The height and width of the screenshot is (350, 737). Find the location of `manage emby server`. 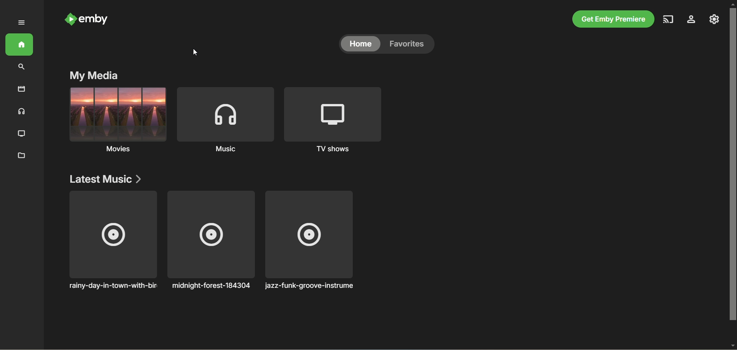

manage emby server is located at coordinates (714, 20).